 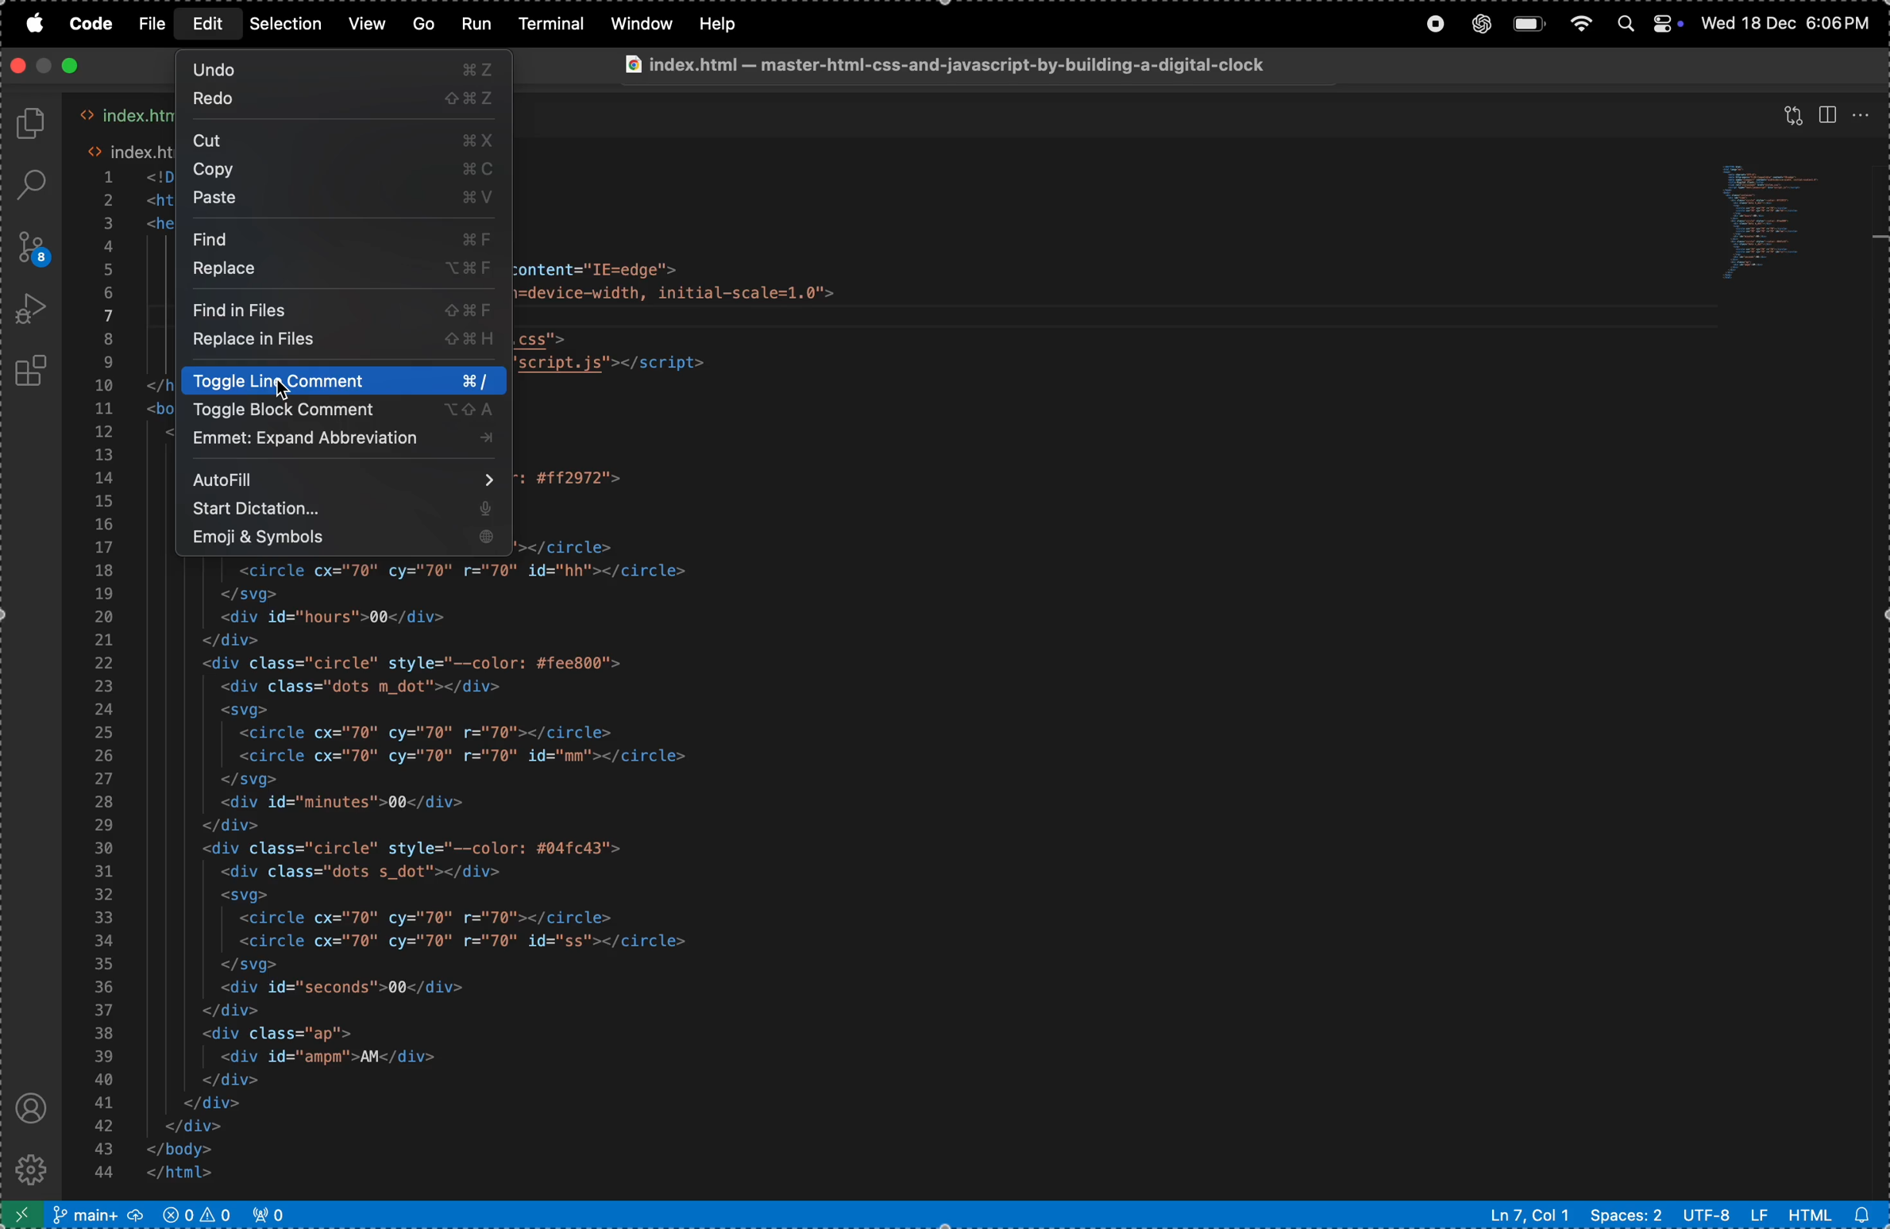 I want to click on paste, so click(x=344, y=199).